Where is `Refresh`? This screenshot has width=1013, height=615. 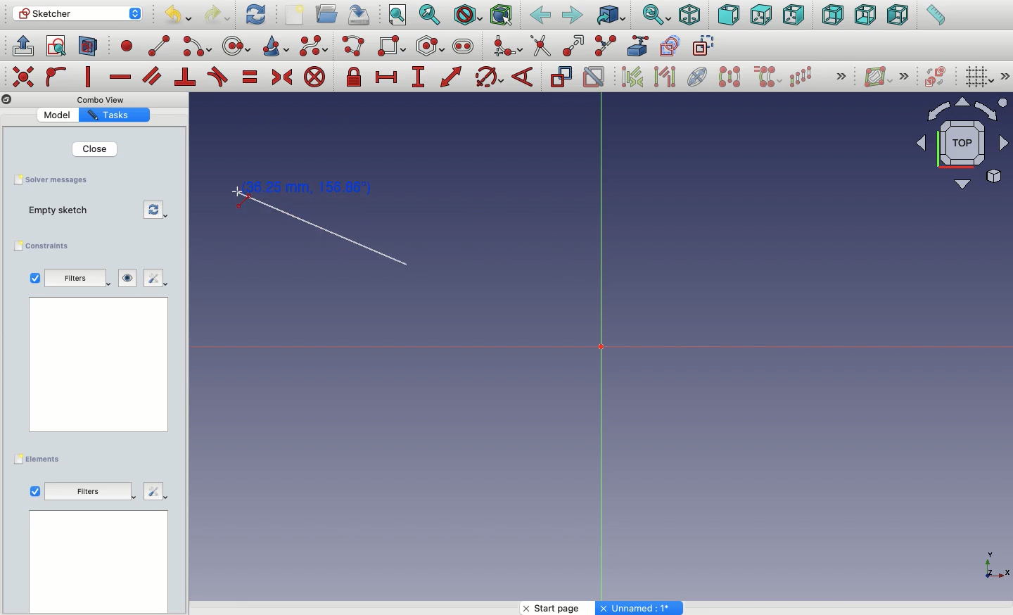
Refresh is located at coordinates (255, 15).